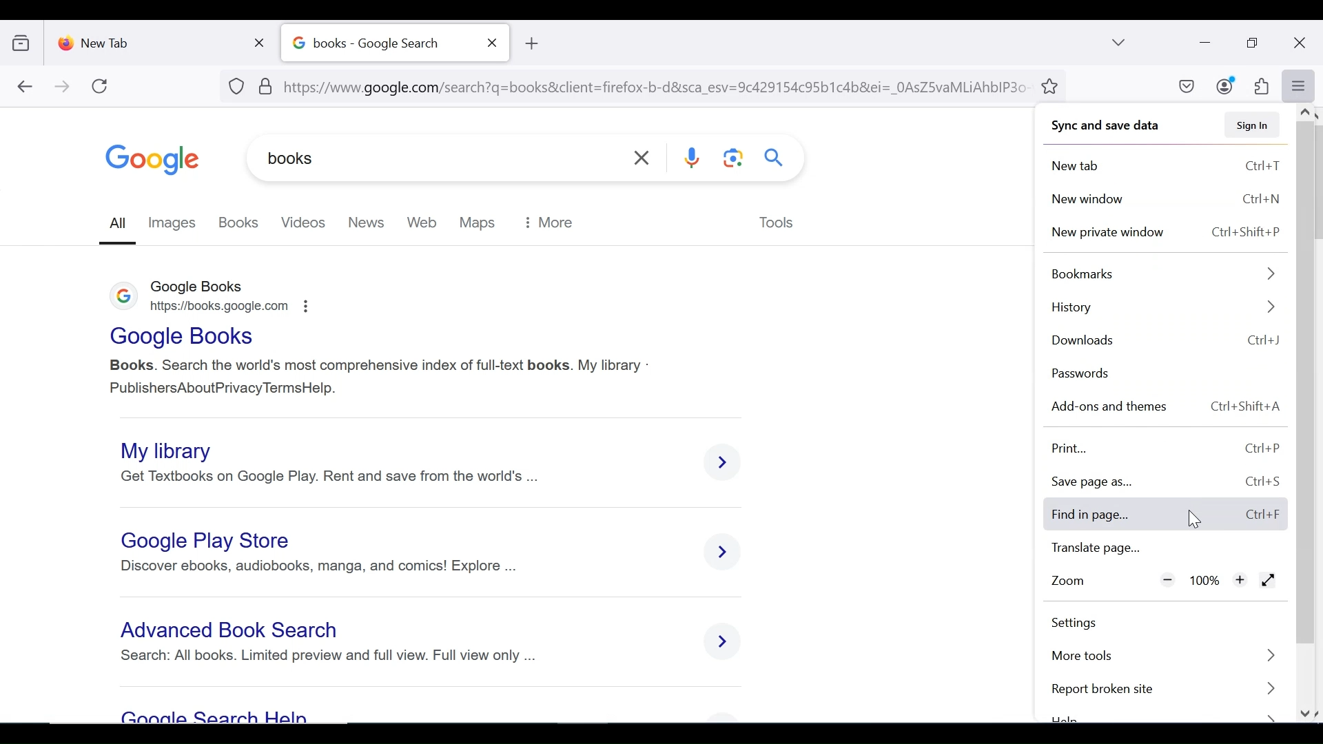 This screenshot has height=744, width=1323. What do you see at coordinates (302, 222) in the screenshot?
I see `videos` at bounding box center [302, 222].